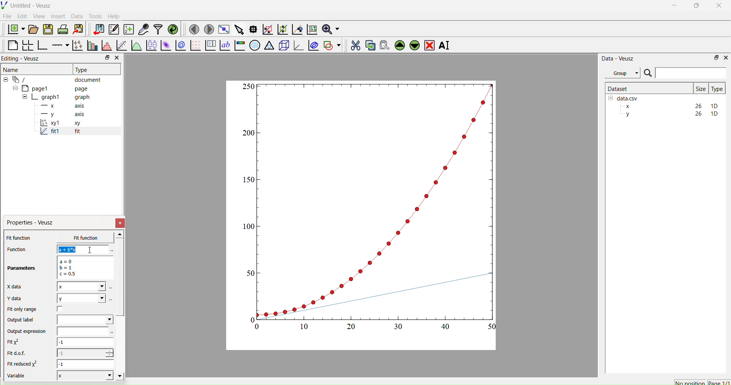 This screenshot has height=385, width=731. I want to click on Cut, so click(353, 44).